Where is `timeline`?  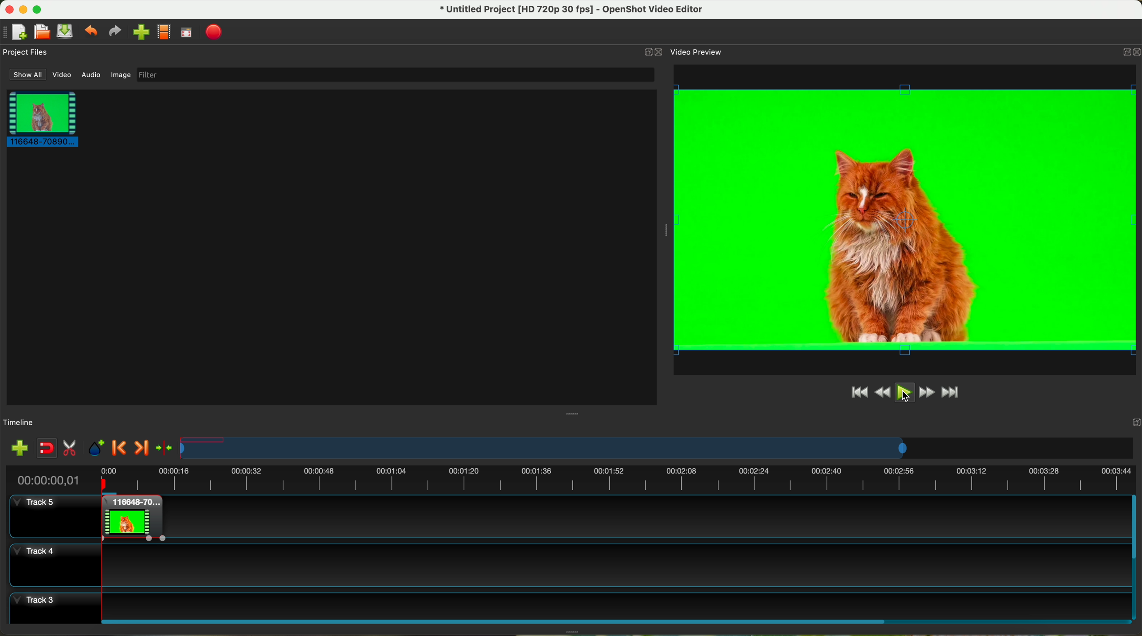
timeline is located at coordinates (19, 423).